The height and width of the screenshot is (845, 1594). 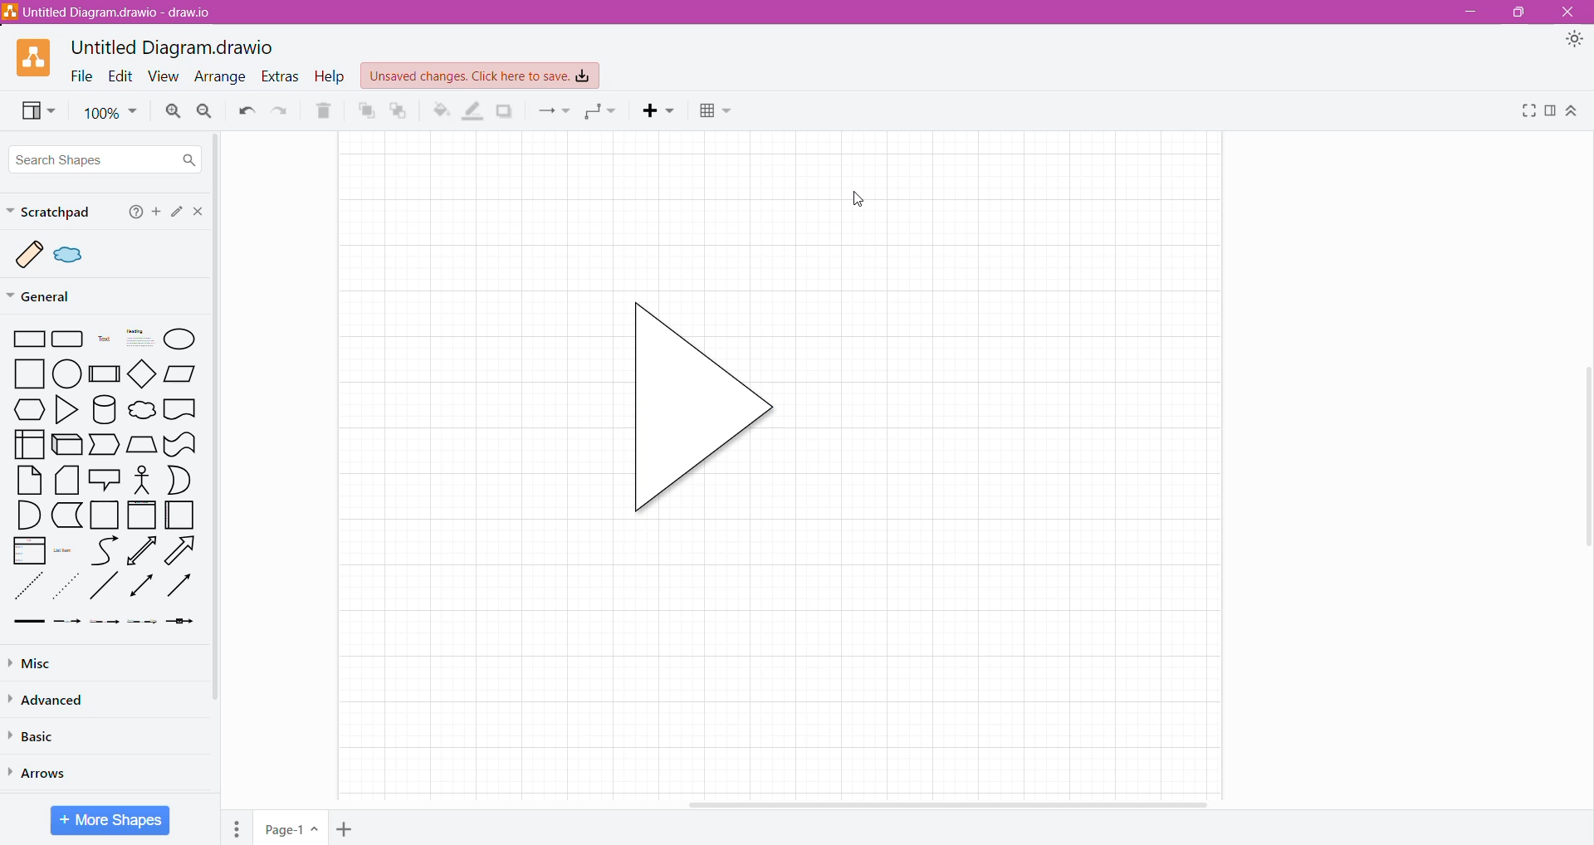 What do you see at coordinates (332, 76) in the screenshot?
I see `Help` at bounding box center [332, 76].